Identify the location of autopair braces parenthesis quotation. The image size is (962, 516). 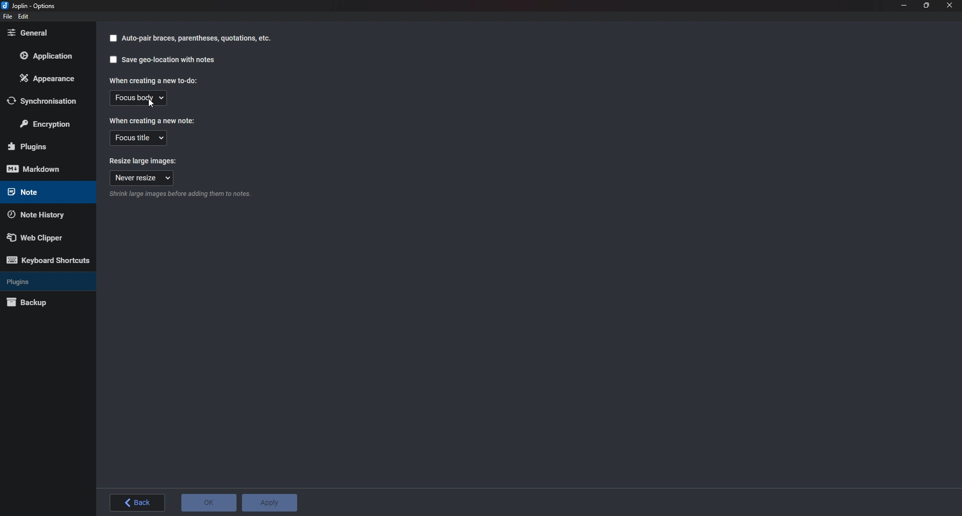
(197, 40).